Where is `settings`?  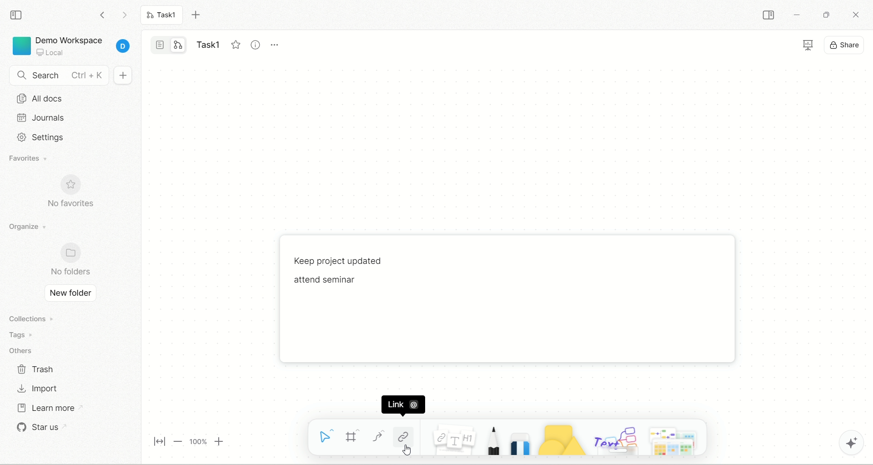
settings is located at coordinates (63, 136).